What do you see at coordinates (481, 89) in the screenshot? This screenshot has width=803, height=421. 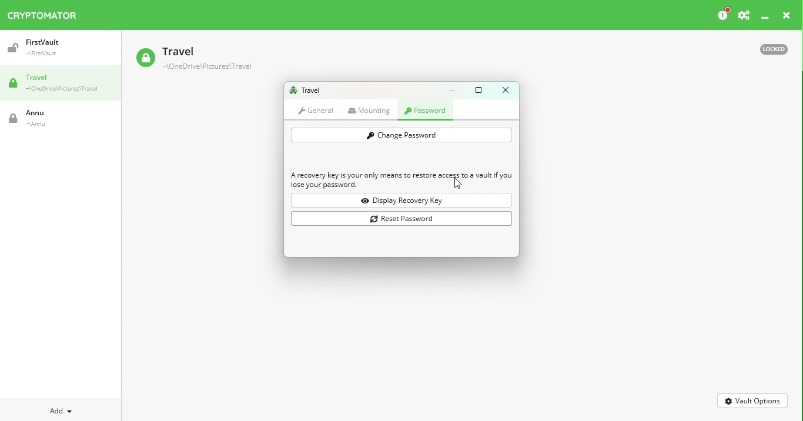 I see `Maximize` at bounding box center [481, 89].